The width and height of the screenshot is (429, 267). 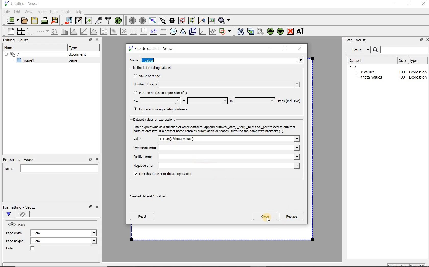 I want to click on Name, so click(x=11, y=47).